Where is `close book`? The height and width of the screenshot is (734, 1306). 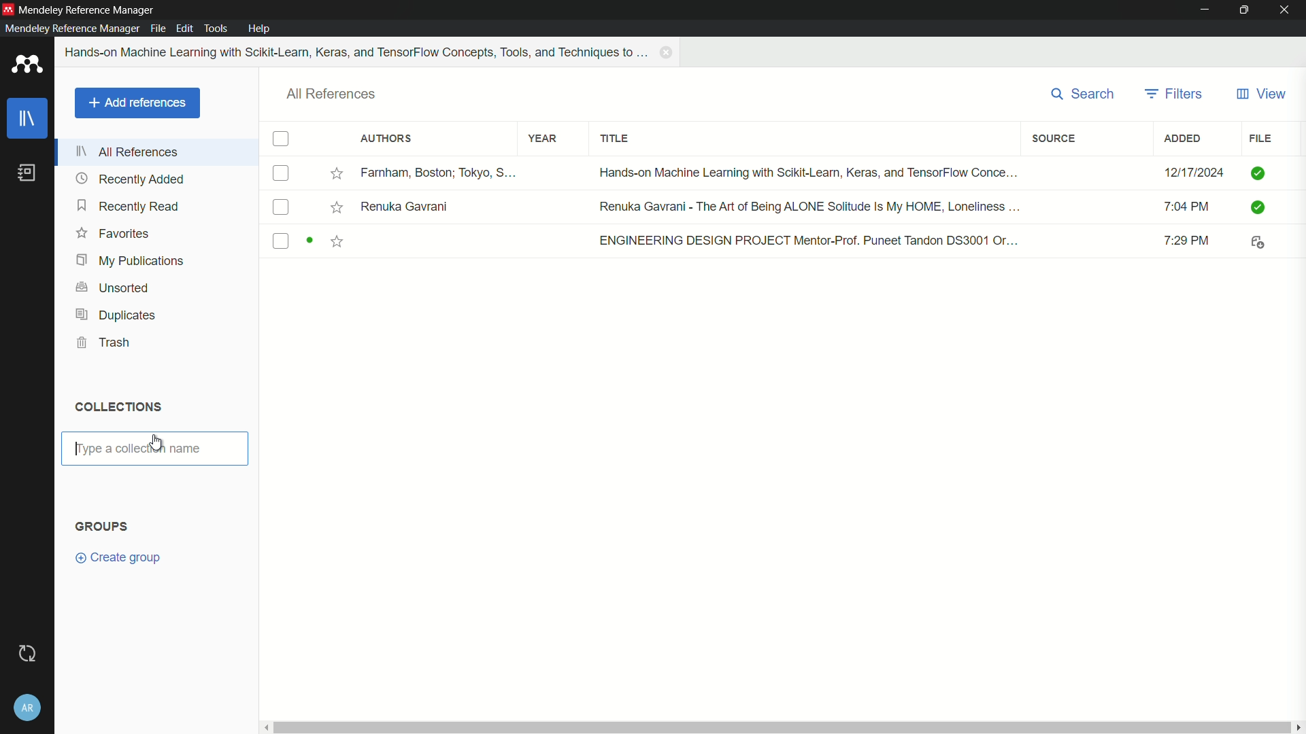 close book is located at coordinates (668, 52).